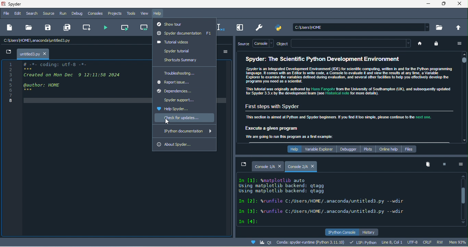 The image size is (468, 247). Describe the element at coordinates (422, 44) in the screenshot. I see `home` at that location.